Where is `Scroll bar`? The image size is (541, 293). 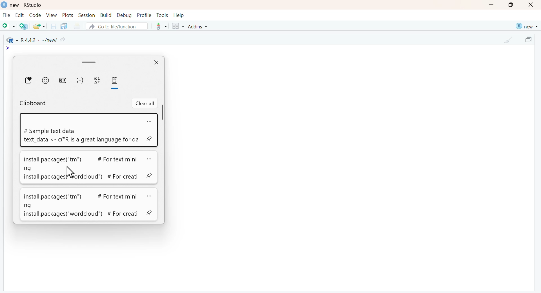 Scroll bar is located at coordinates (89, 62).